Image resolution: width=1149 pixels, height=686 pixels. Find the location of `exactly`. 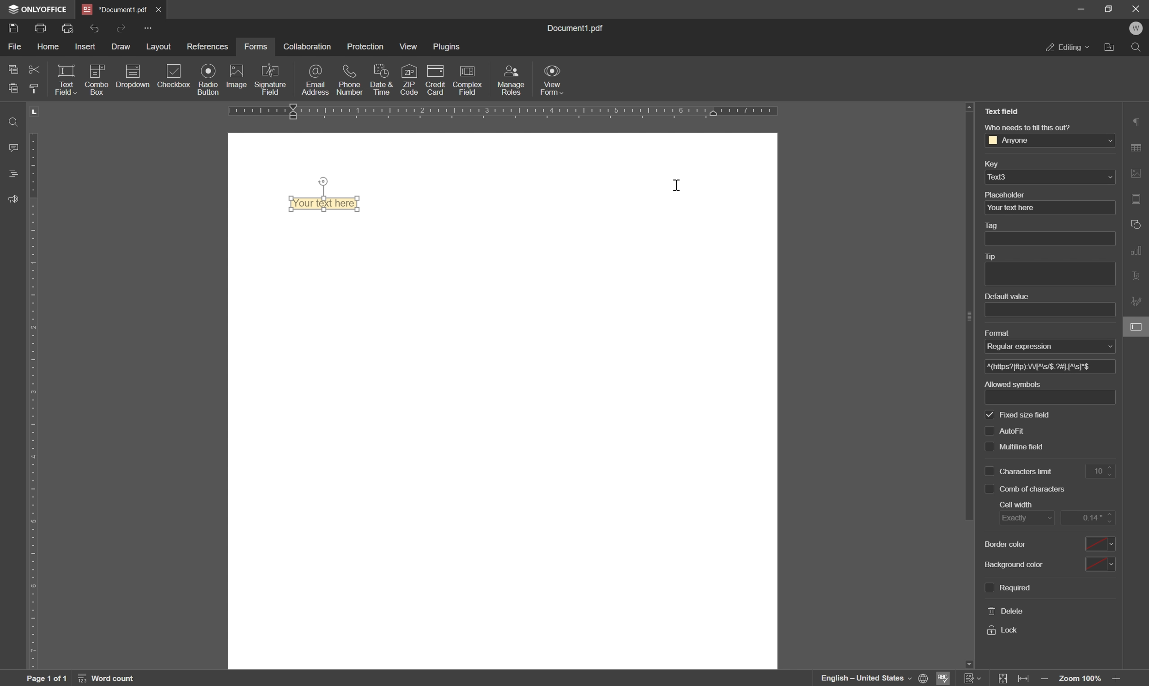

exactly is located at coordinates (1025, 520).